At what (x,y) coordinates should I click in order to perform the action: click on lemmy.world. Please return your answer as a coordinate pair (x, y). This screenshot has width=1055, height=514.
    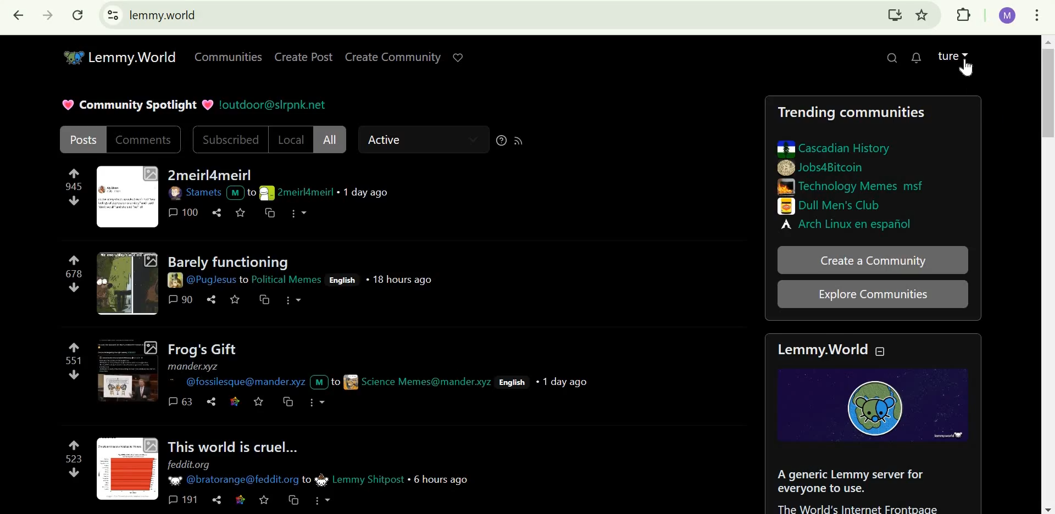
    Looking at the image, I should click on (163, 14).